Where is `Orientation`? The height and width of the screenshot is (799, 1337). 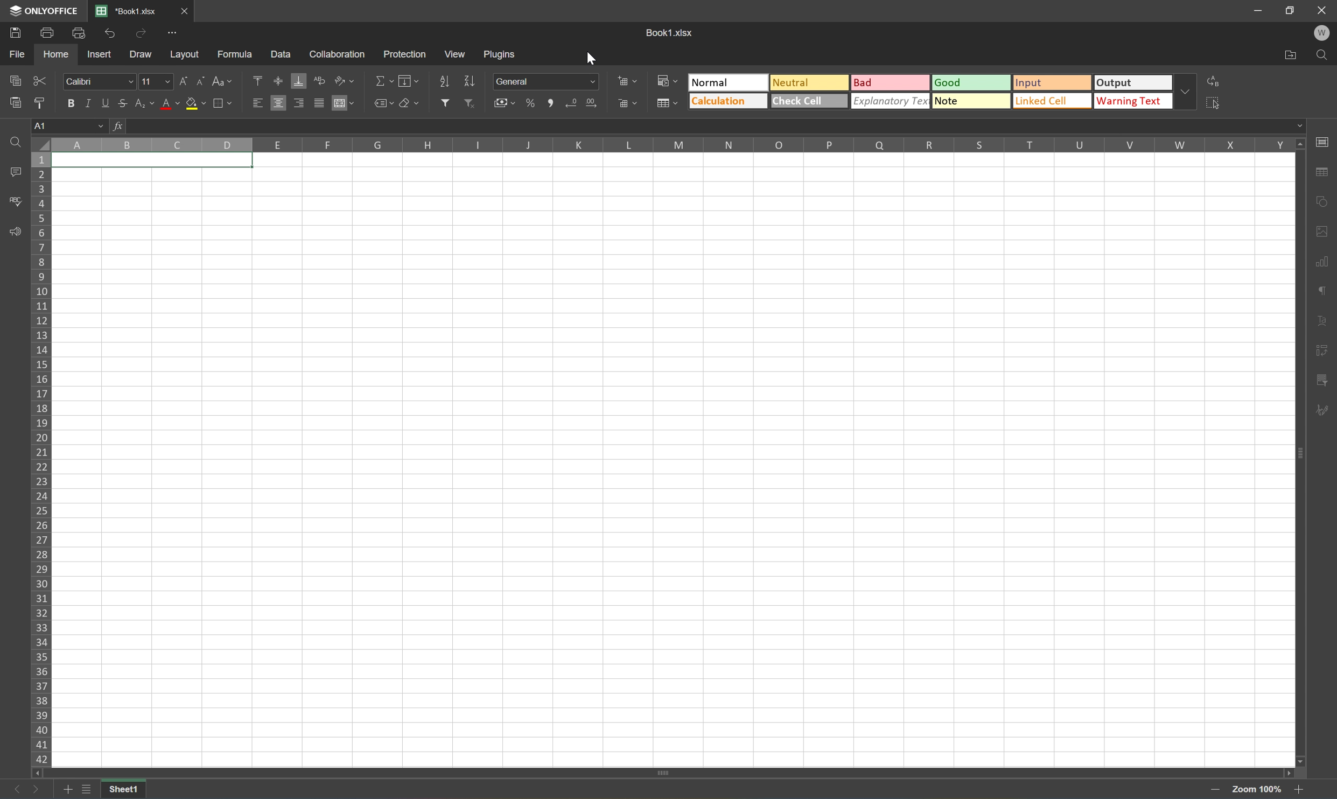
Orientation is located at coordinates (344, 80).